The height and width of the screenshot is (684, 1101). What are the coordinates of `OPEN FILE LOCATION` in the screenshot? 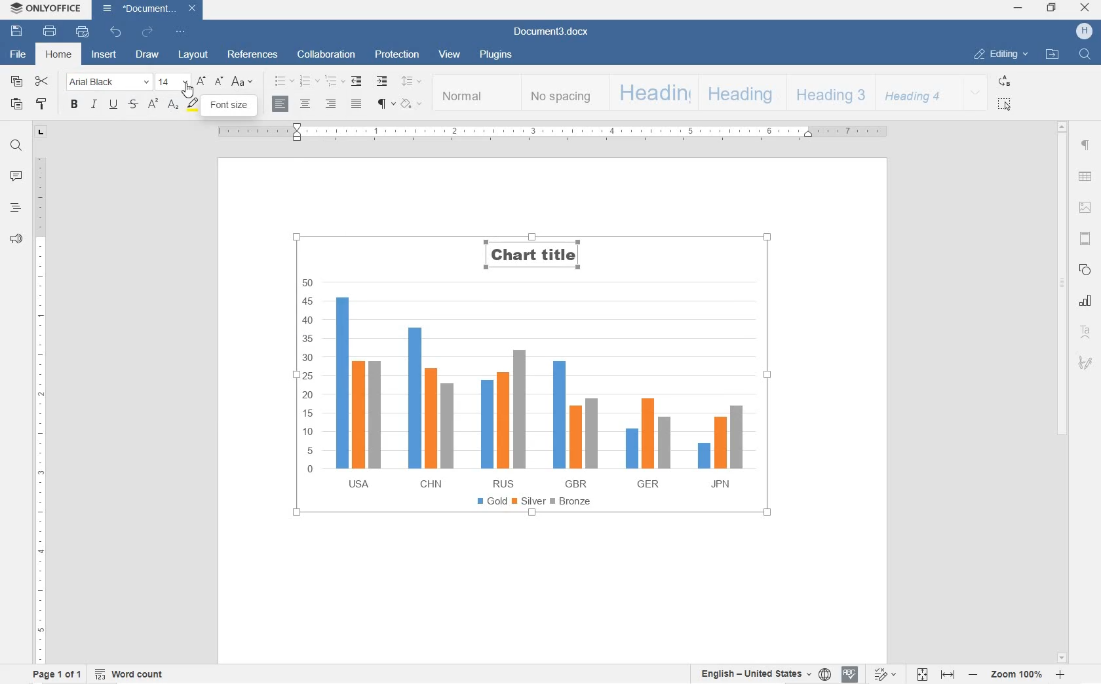 It's located at (1053, 54).